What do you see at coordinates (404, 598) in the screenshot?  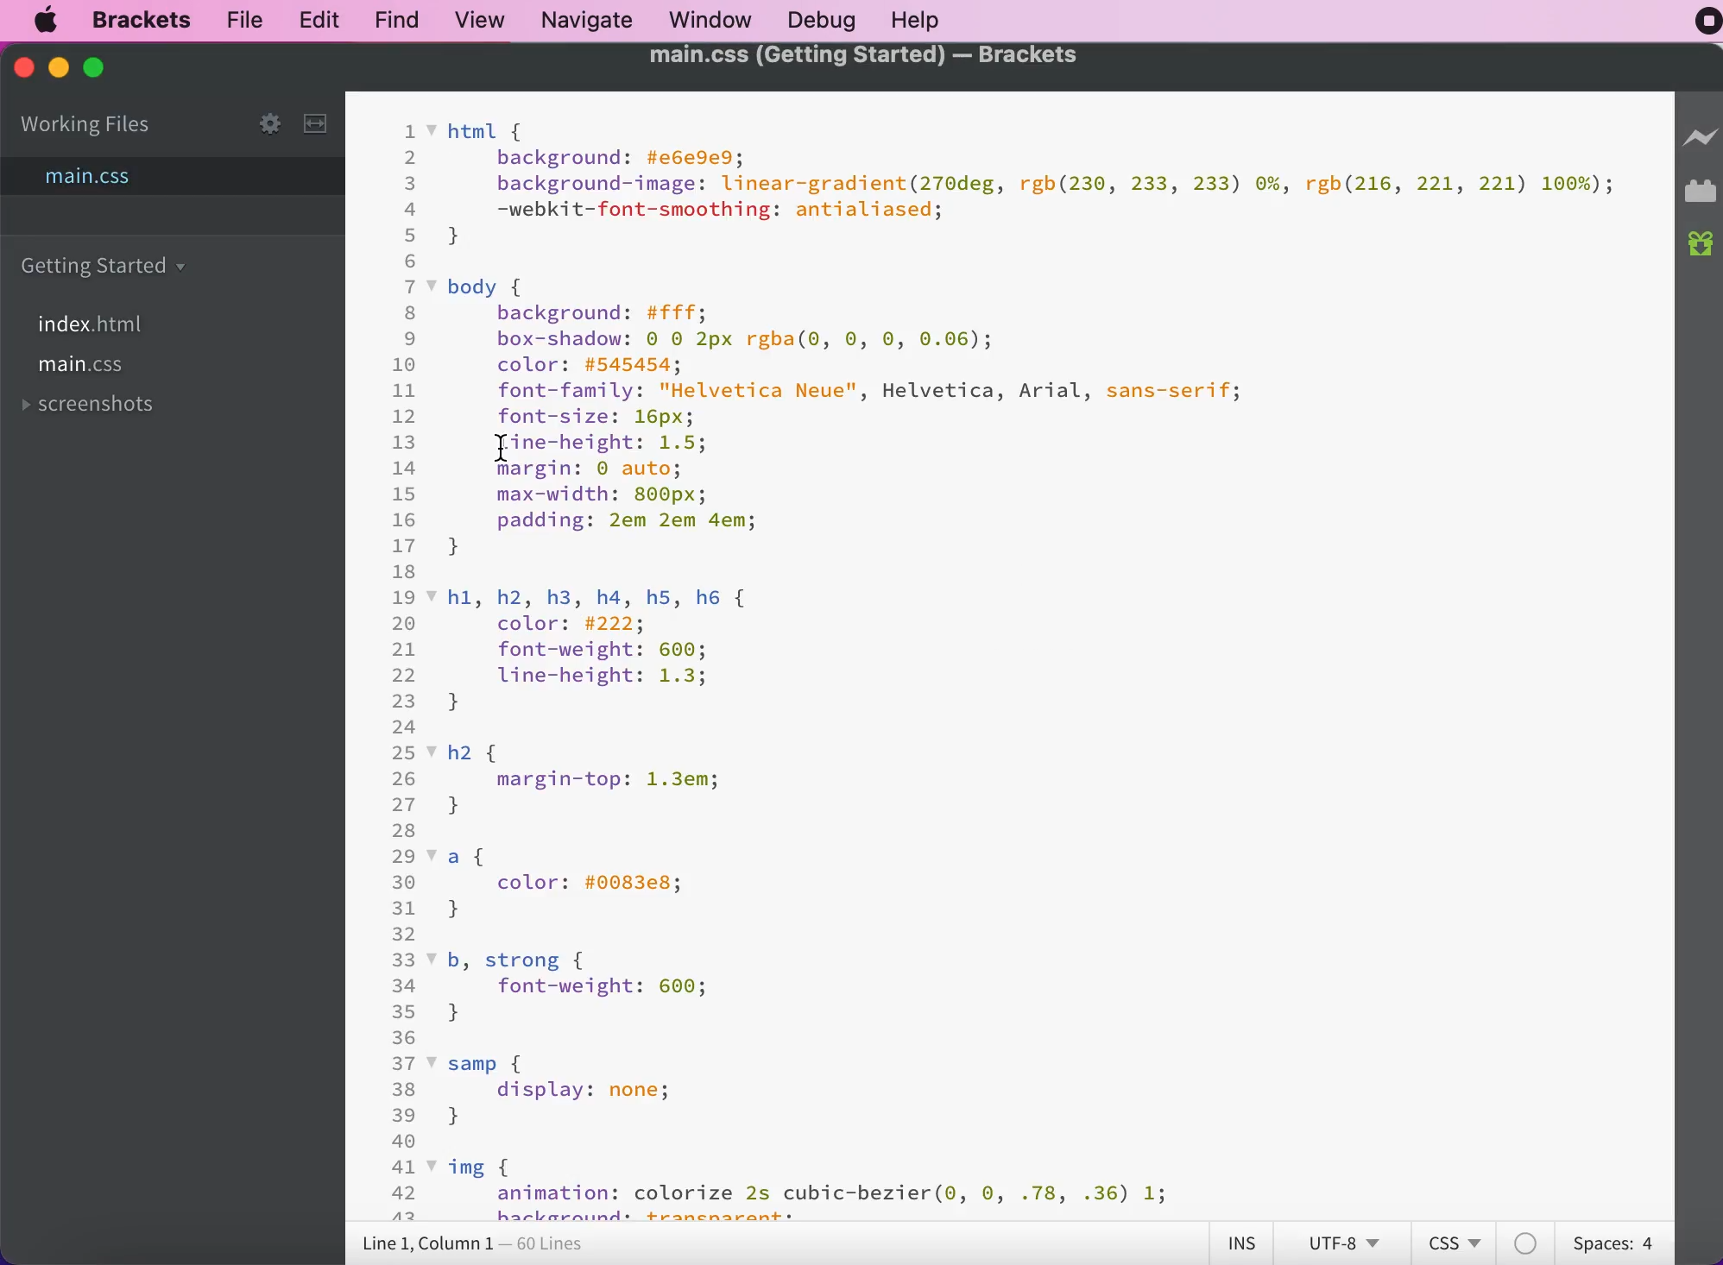 I see `19` at bounding box center [404, 598].